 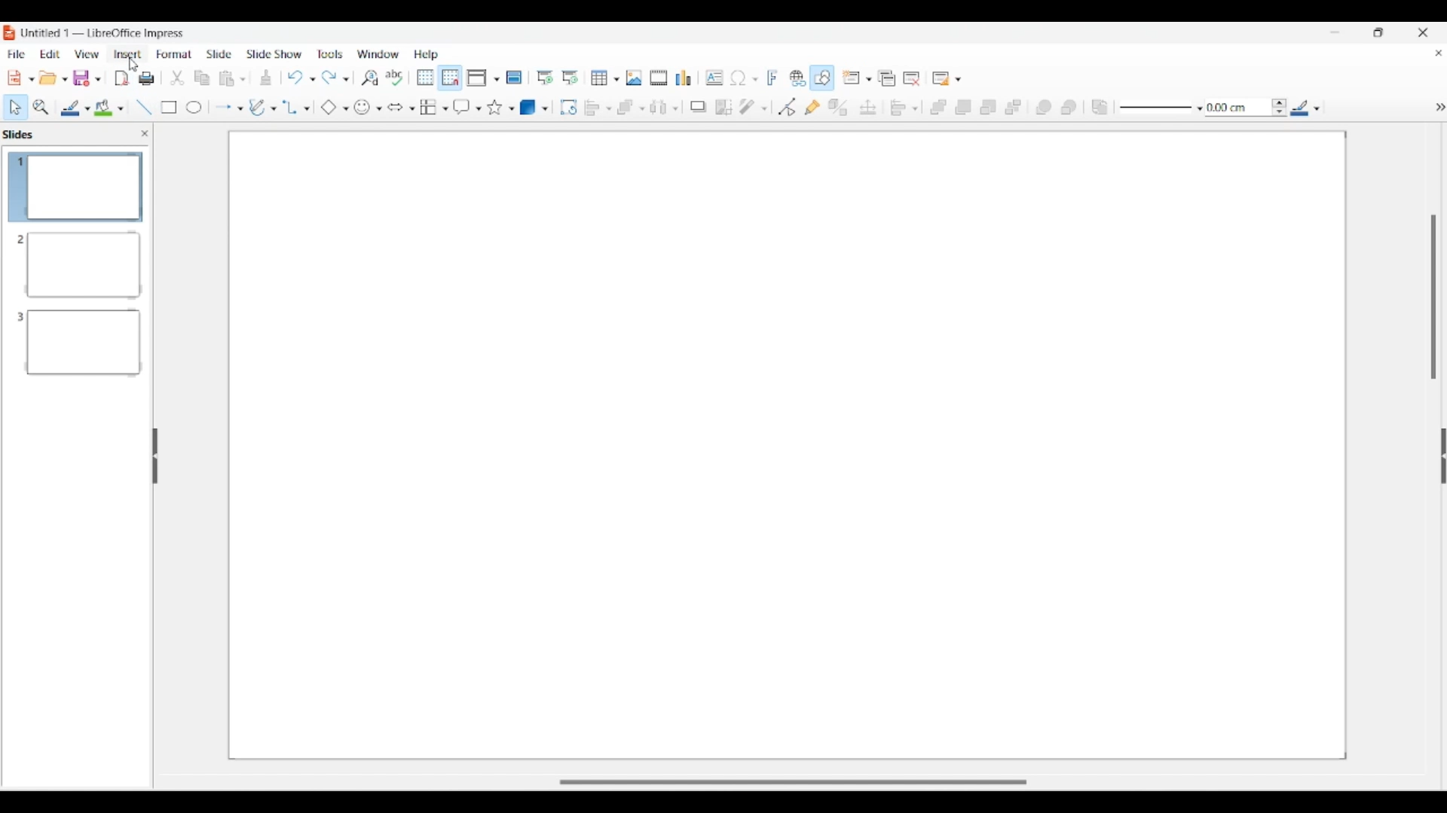 What do you see at coordinates (948, 78) in the screenshot?
I see `Slide layout` at bounding box center [948, 78].